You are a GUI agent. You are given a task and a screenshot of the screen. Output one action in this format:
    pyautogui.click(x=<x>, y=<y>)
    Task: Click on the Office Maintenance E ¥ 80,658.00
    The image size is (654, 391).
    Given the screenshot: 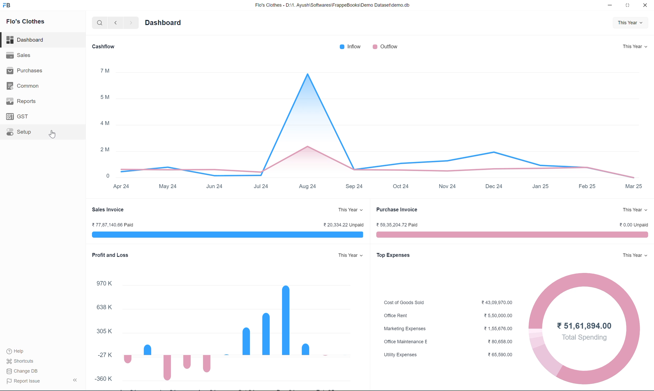 What is the action you would take?
    pyautogui.click(x=448, y=342)
    